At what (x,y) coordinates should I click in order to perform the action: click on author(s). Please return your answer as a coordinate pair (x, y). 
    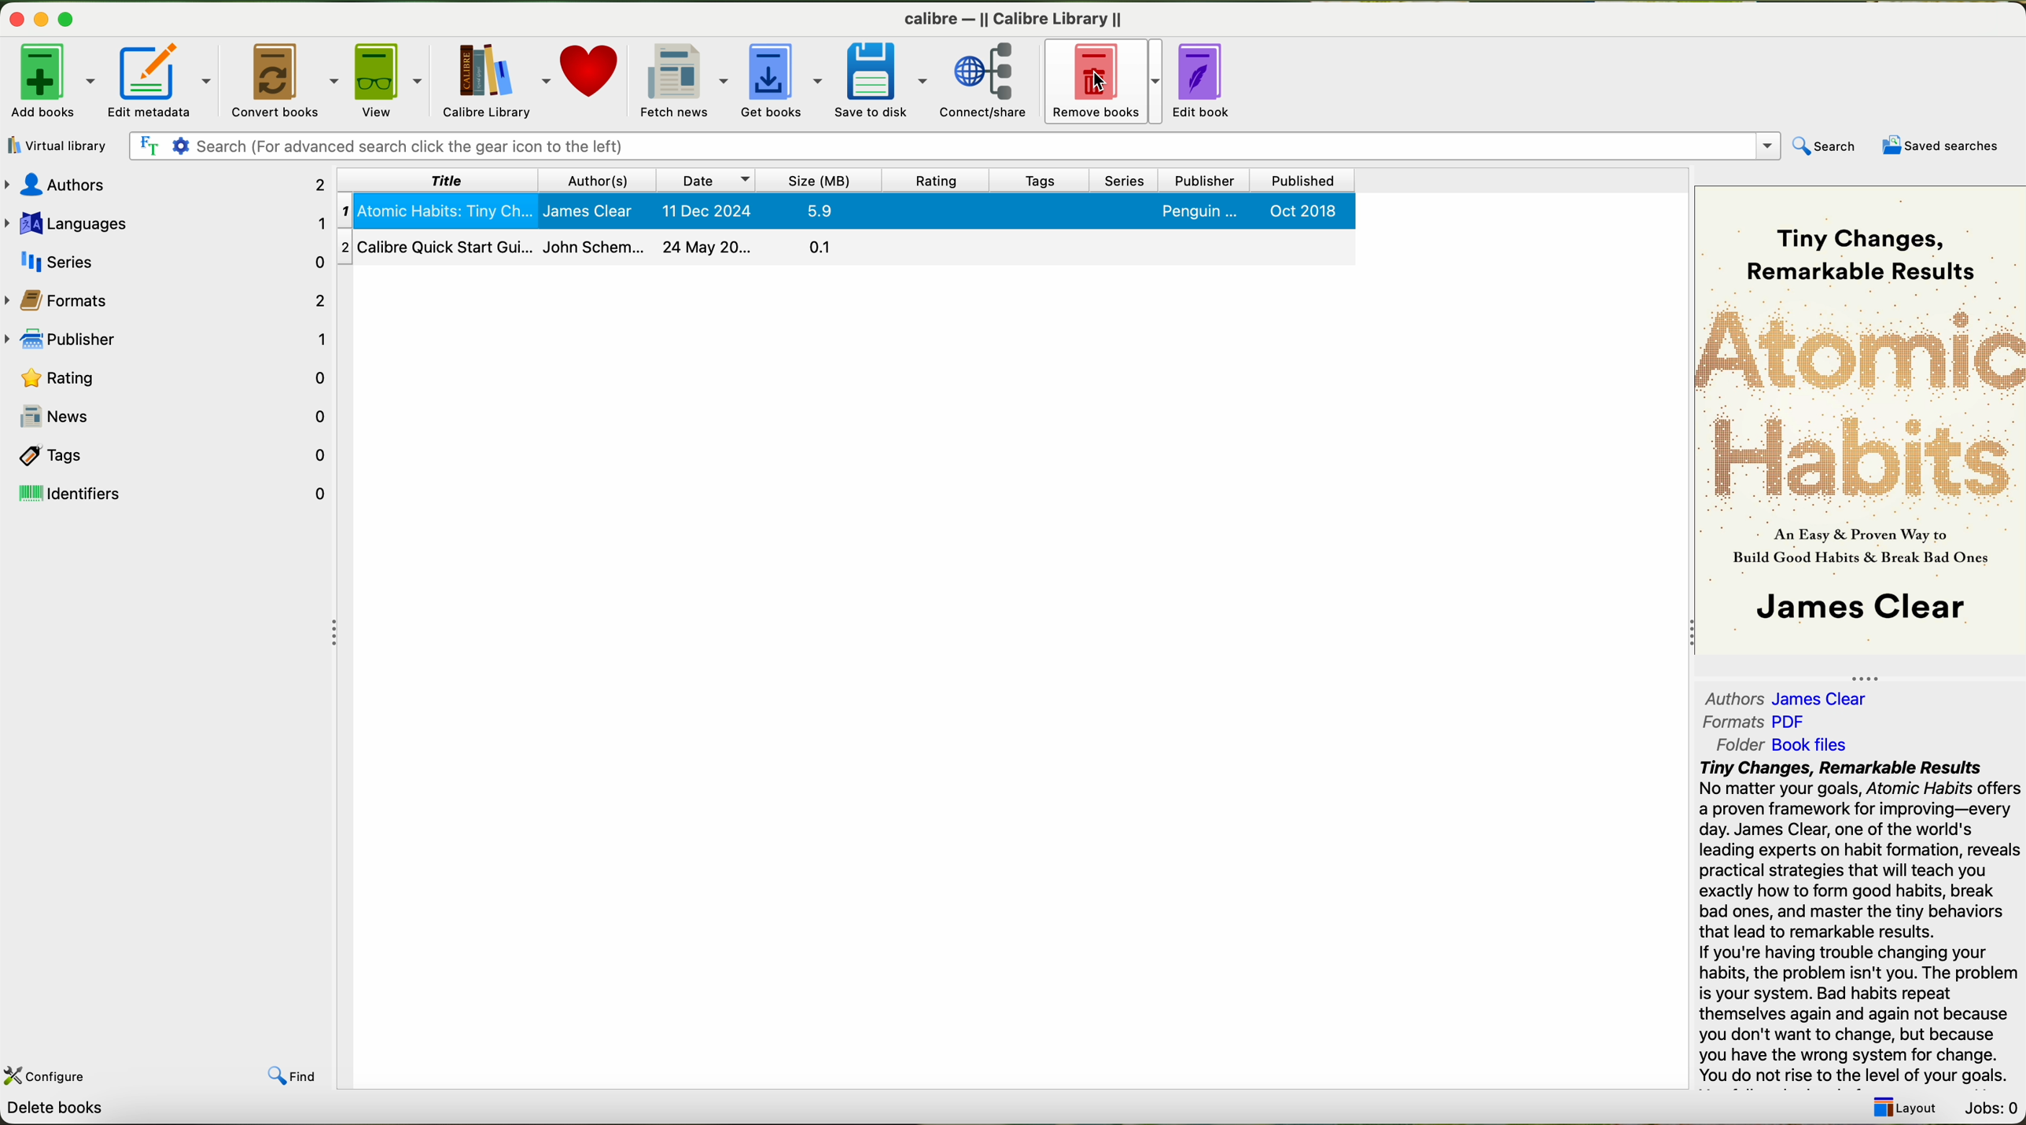
    Looking at the image, I should click on (596, 180).